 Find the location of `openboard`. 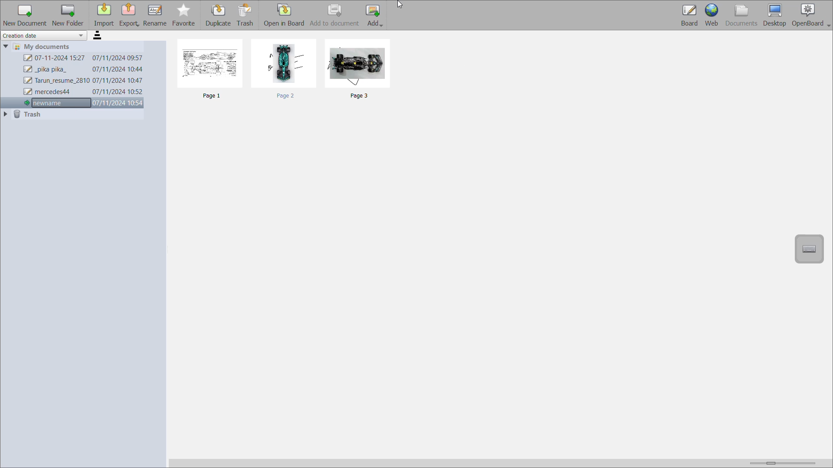

openboard is located at coordinates (811, 15).